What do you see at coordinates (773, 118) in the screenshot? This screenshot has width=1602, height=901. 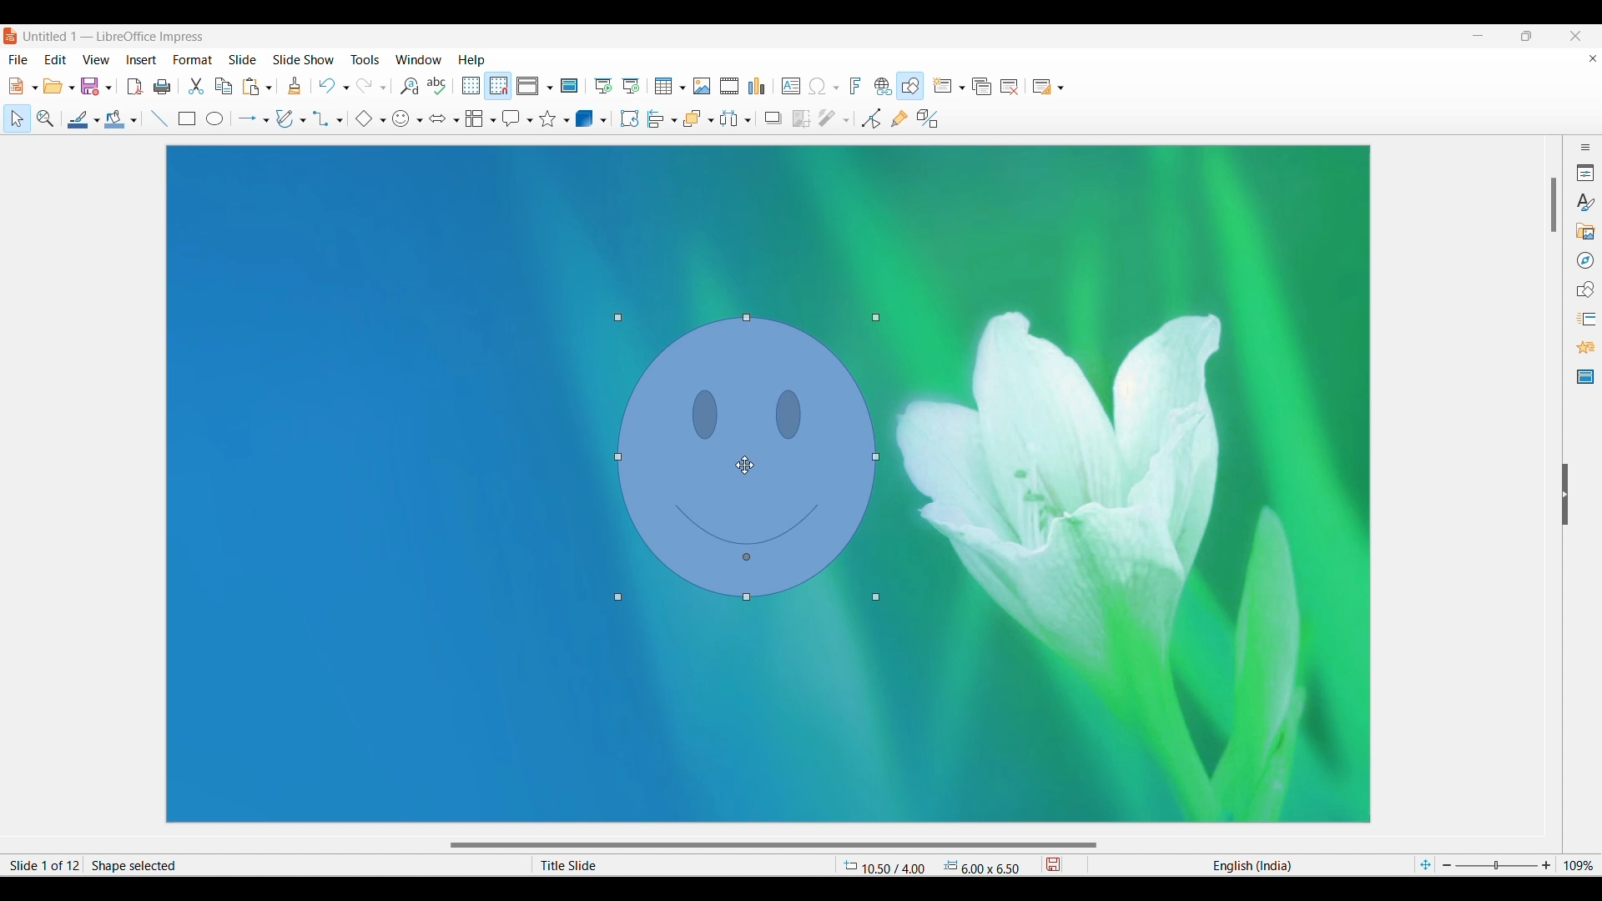 I see `Shadow` at bounding box center [773, 118].